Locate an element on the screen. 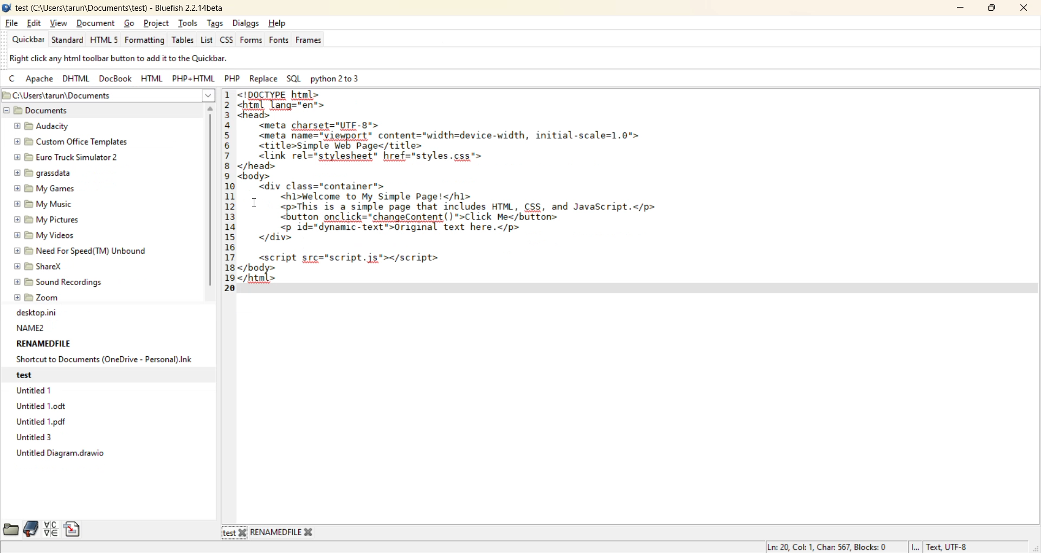 The image size is (1041, 553). tabs is located at coordinates (269, 533).